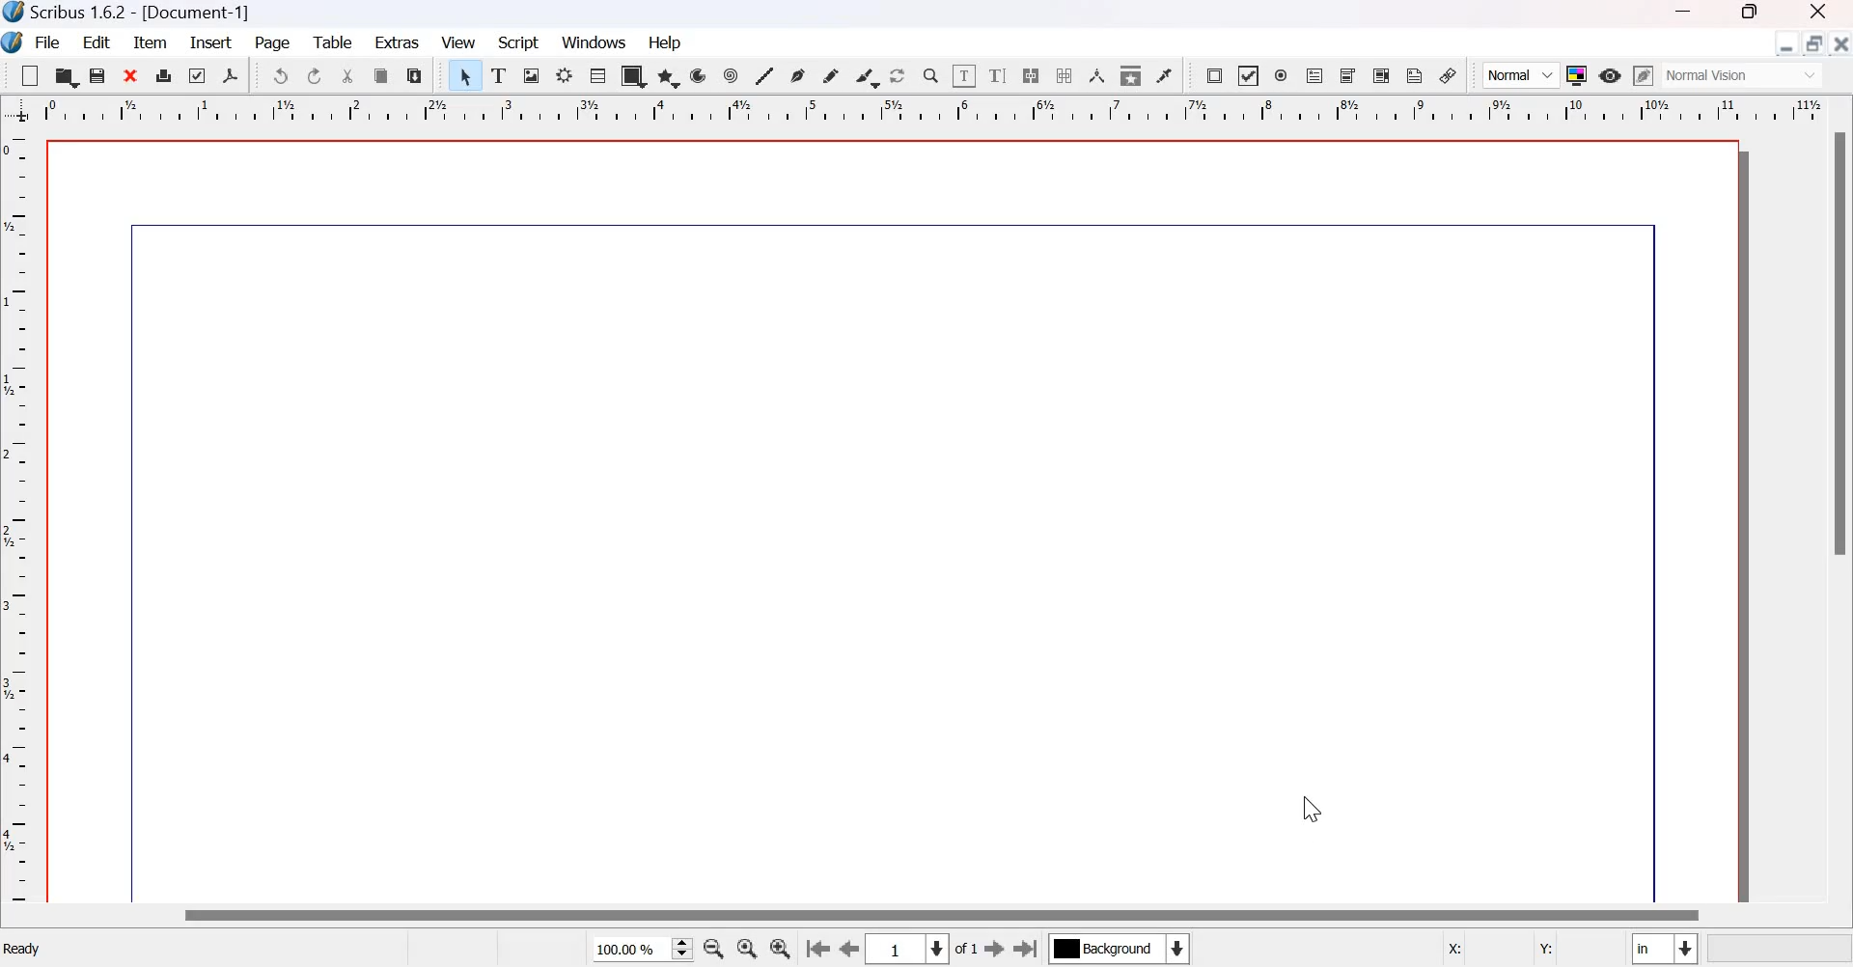 The height and width of the screenshot is (967, 1853). I want to click on PDF text field, so click(1316, 75).